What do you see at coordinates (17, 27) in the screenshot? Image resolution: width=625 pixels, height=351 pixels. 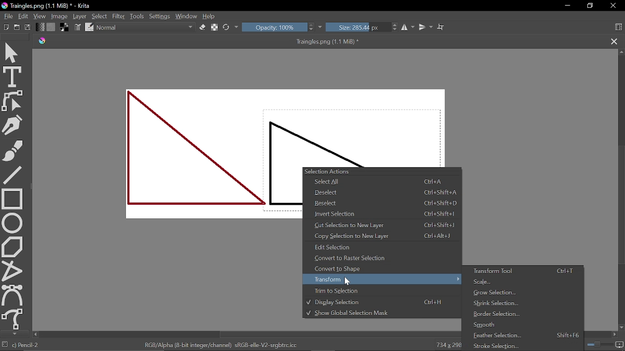 I see `Create new file` at bounding box center [17, 27].